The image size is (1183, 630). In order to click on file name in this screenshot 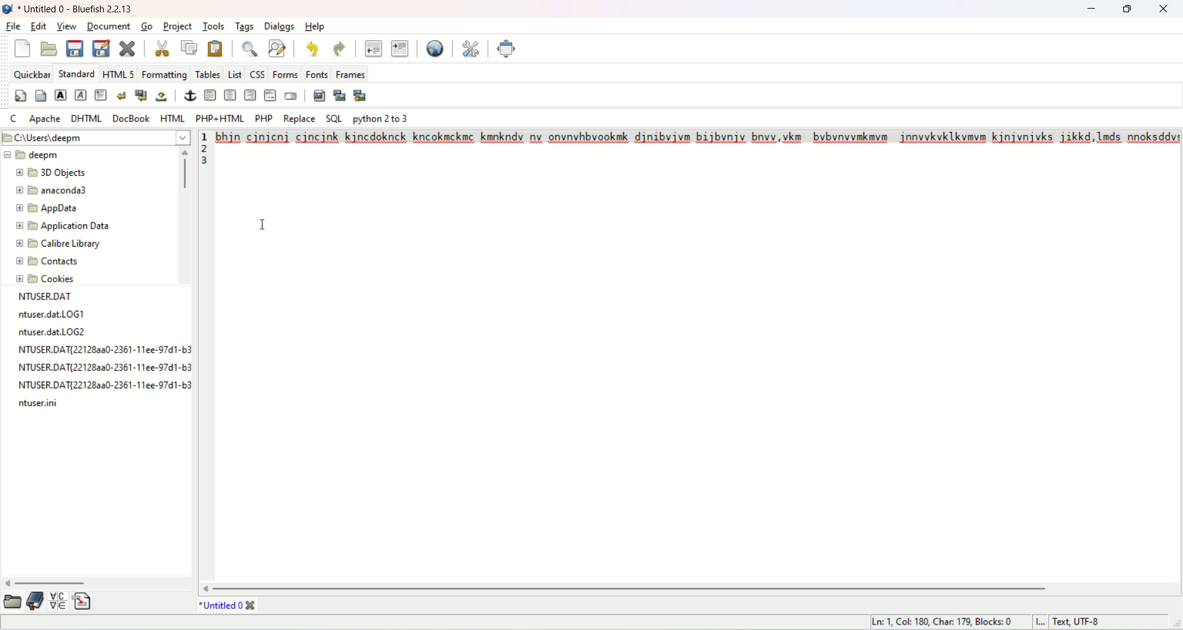, I will do `click(102, 366)`.